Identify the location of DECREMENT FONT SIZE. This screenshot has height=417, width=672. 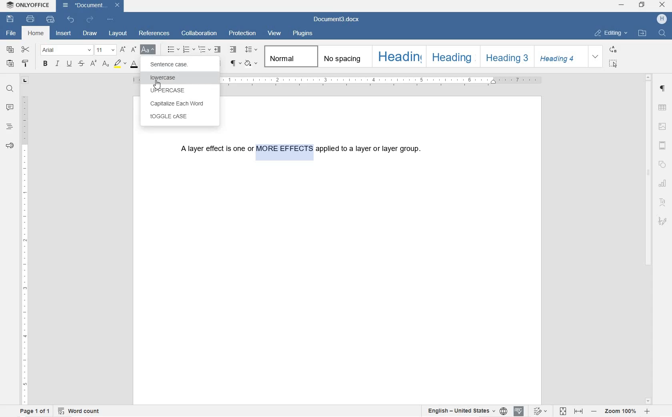
(123, 50).